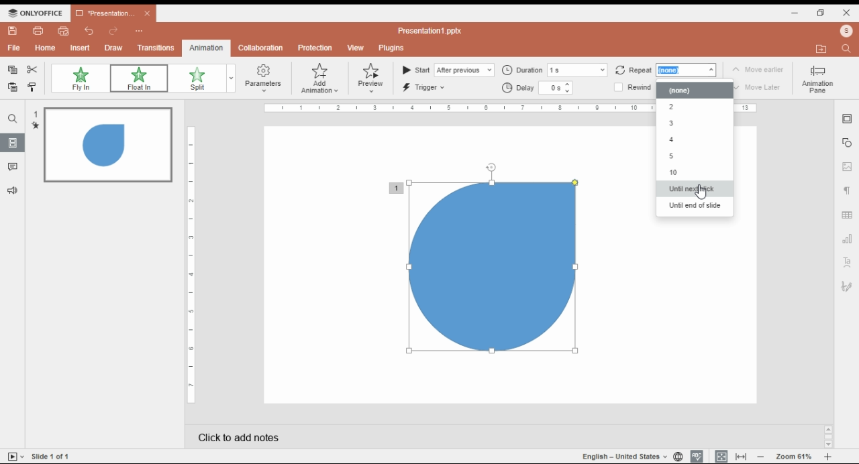 Image resolution: width=859 pixels, height=464 pixels. I want to click on slides, so click(14, 143).